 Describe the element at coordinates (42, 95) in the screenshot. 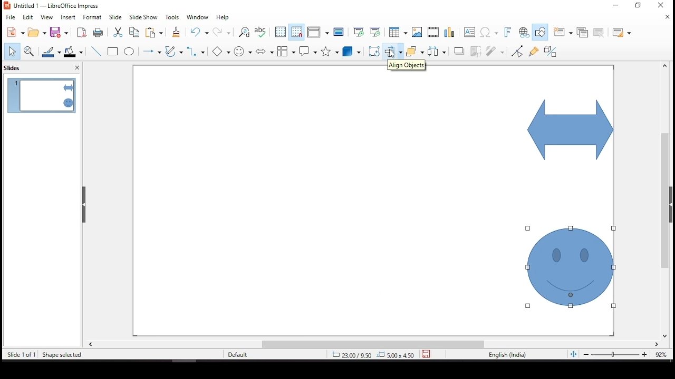

I see `slide 1` at that location.